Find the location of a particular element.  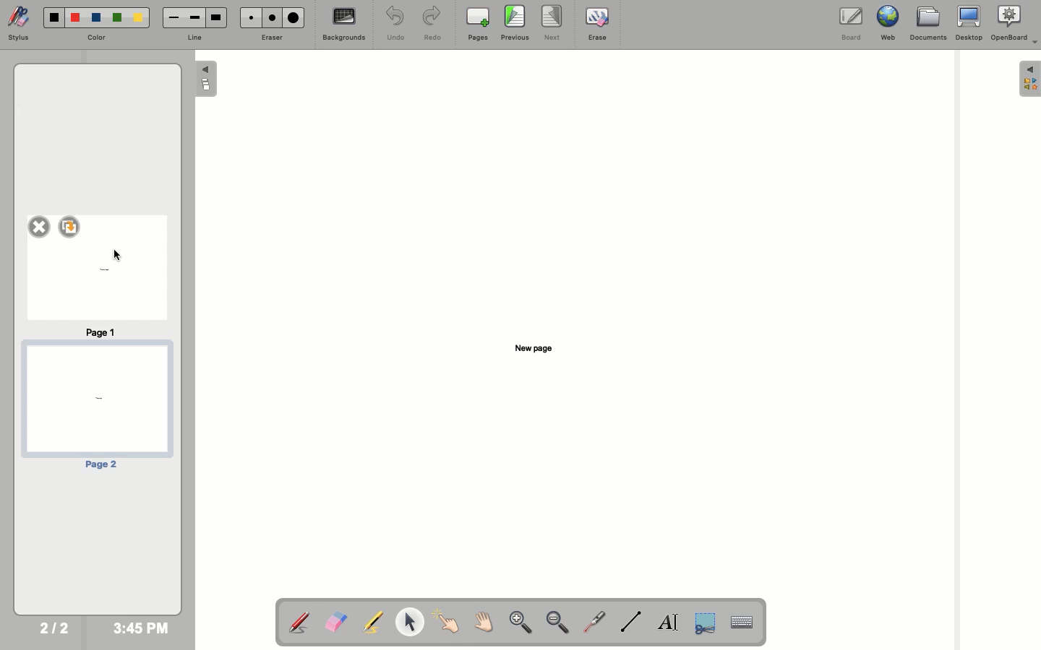

Erase is located at coordinates (597, 24).